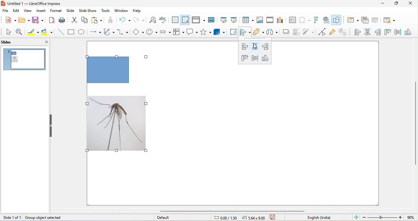 This screenshot has height=221, width=418. What do you see at coordinates (339, 20) in the screenshot?
I see `show draw function` at bounding box center [339, 20].